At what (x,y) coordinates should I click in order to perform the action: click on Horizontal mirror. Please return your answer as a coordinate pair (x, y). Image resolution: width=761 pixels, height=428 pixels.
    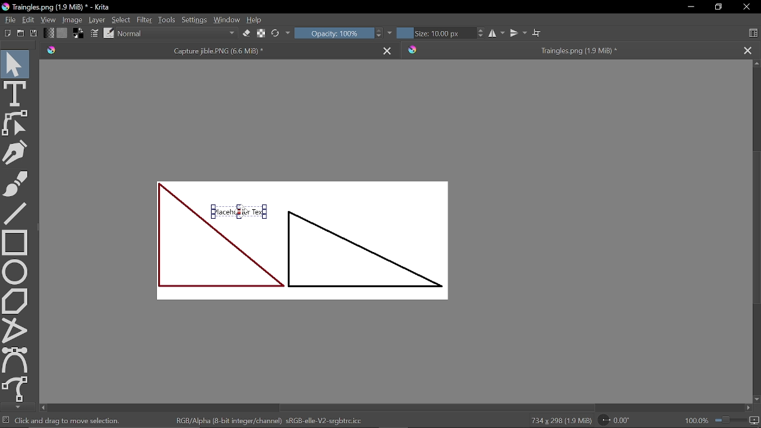
    Looking at the image, I should click on (497, 34).